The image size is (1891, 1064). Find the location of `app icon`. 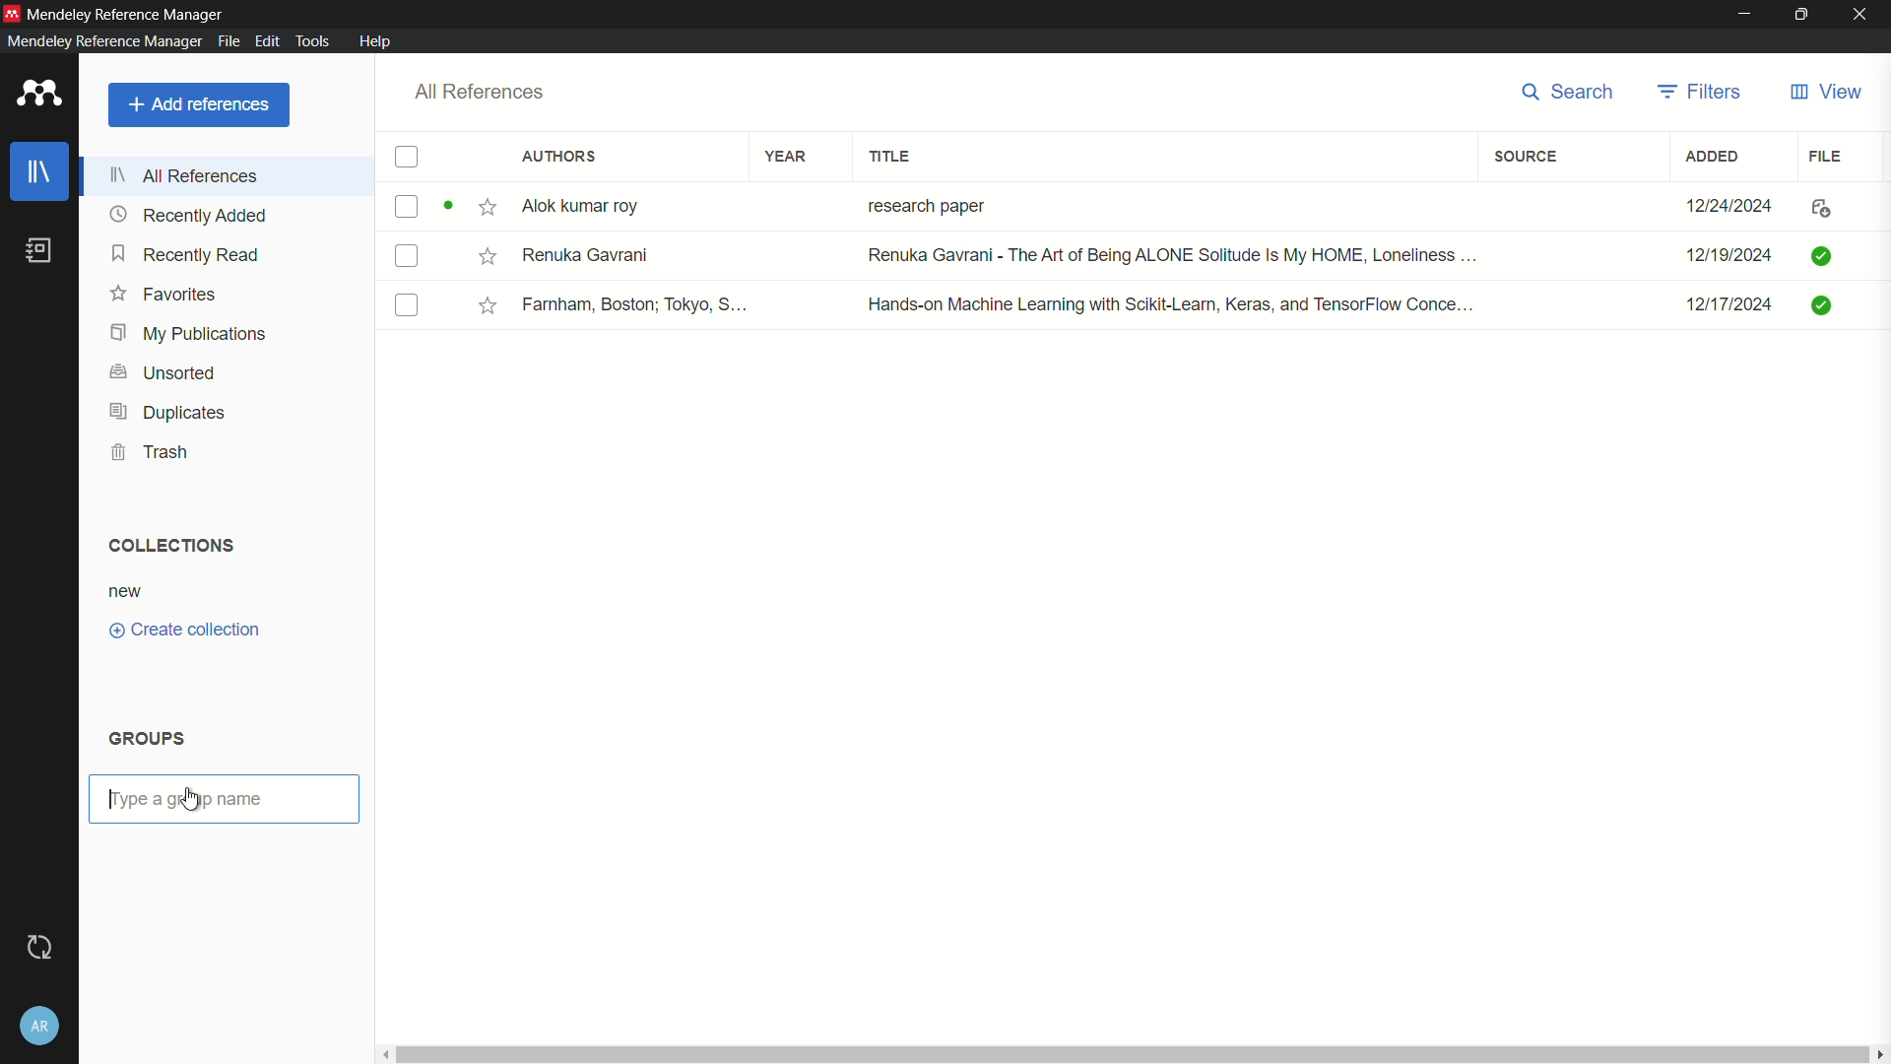

app icon is located at coordinates (34, 95).